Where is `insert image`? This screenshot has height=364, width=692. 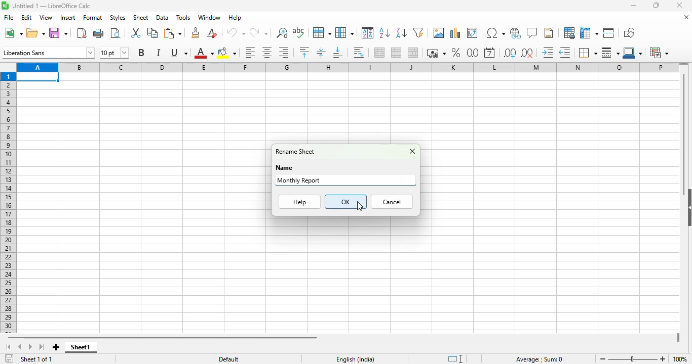
insert image is located at coordinates (438, 32).